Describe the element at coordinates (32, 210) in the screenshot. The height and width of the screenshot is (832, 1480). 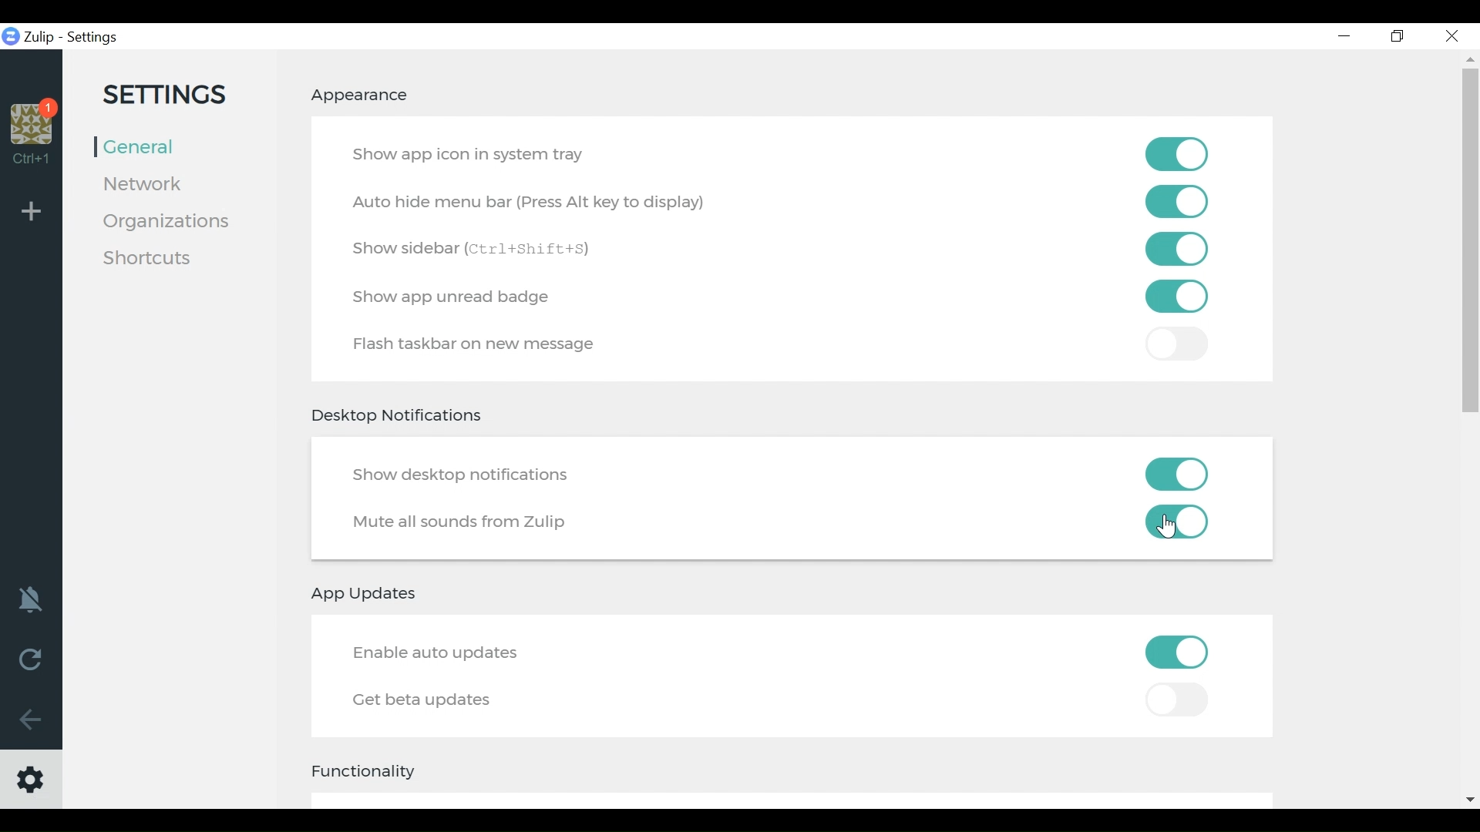
I see `Add Organisation` at that location.